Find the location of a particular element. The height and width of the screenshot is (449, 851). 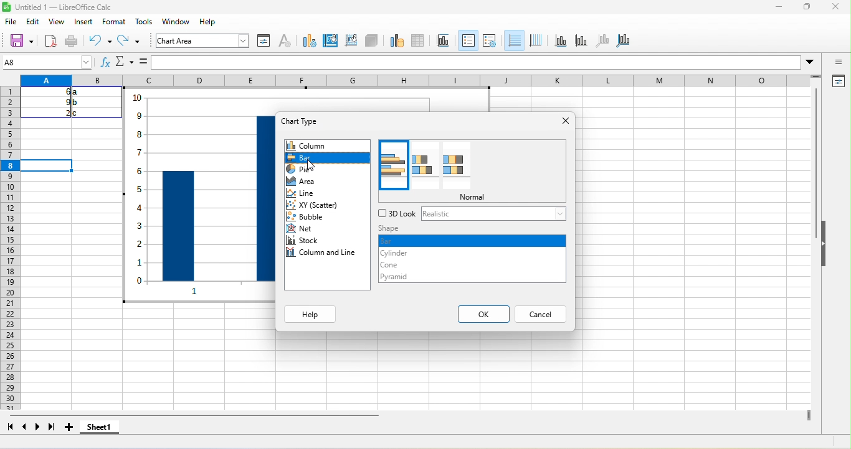

hide is located at coordinates (826, 248).